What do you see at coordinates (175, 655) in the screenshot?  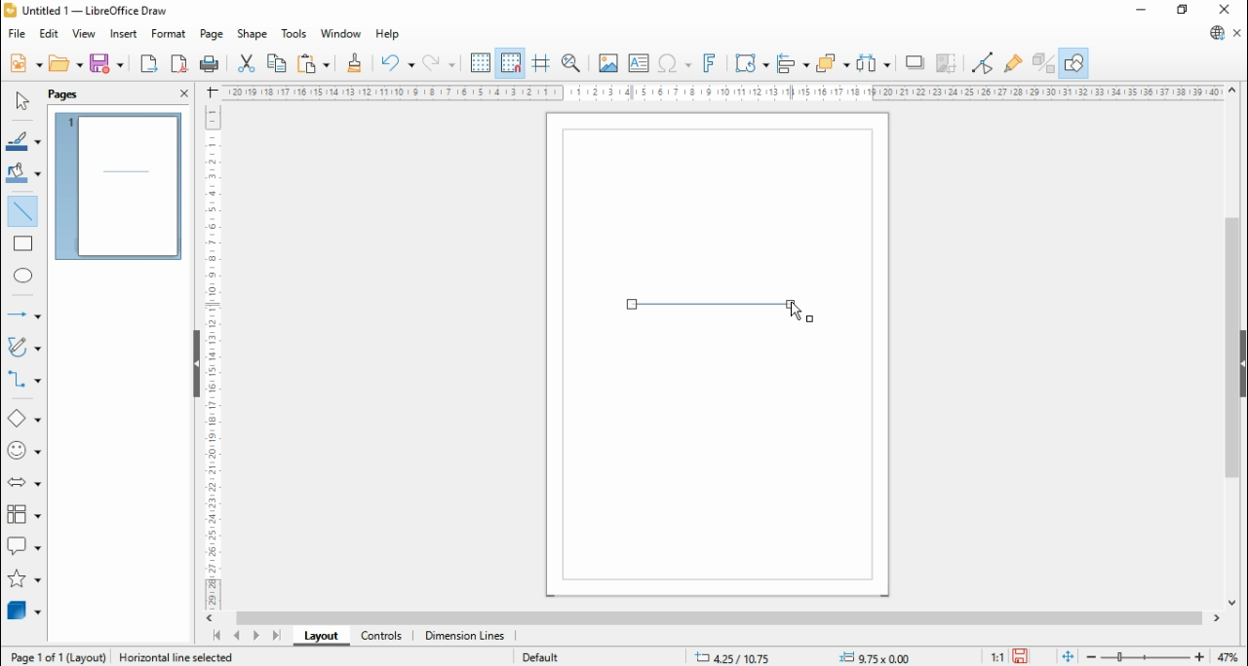 I see `` at bounding box center [175, 655].